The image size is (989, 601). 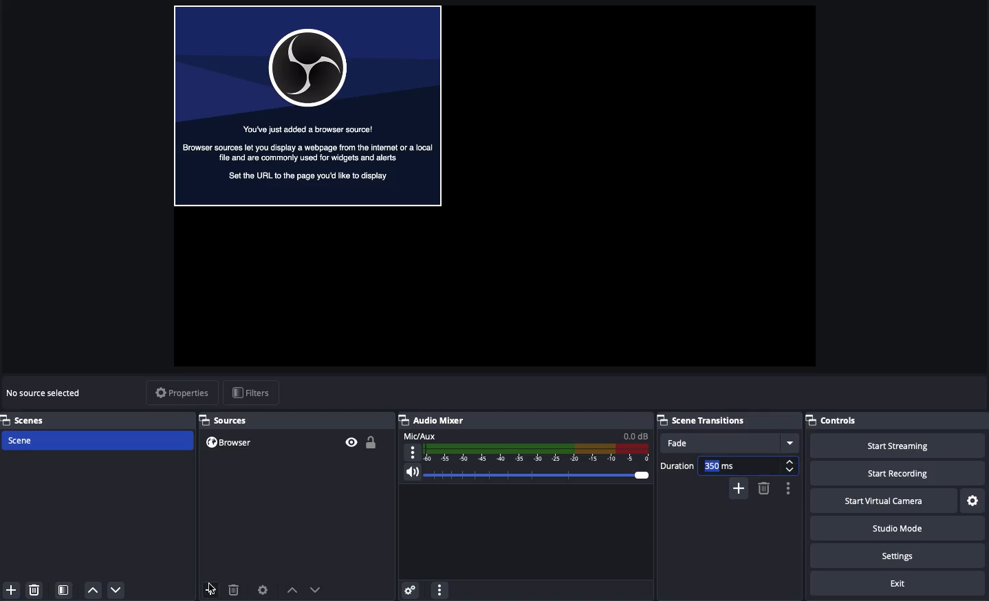 What do you see at coordinates (373, 441) in the screenshot?
I see `Unlocked` at bounding box center [373, 441].